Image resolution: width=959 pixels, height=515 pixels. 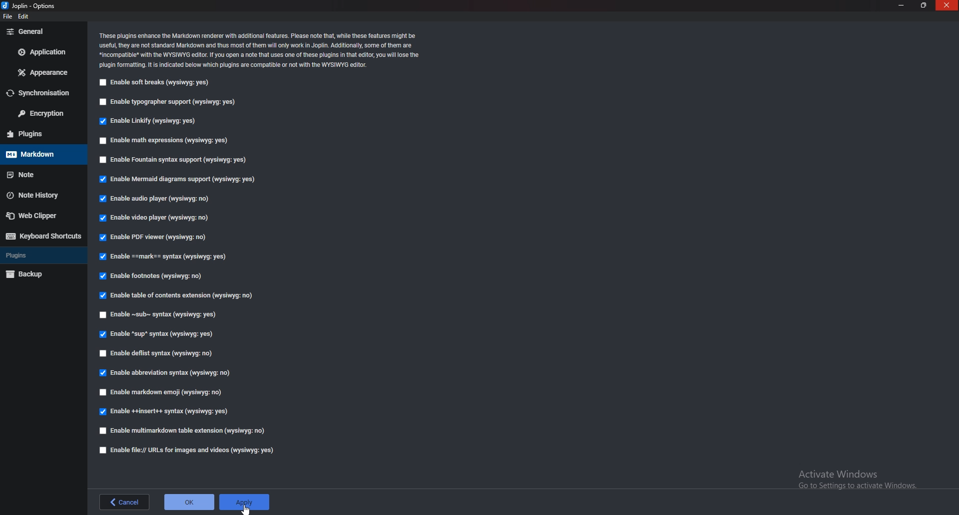 I want to click on enable abbreviation Syntax, so click(x=167, y=373).